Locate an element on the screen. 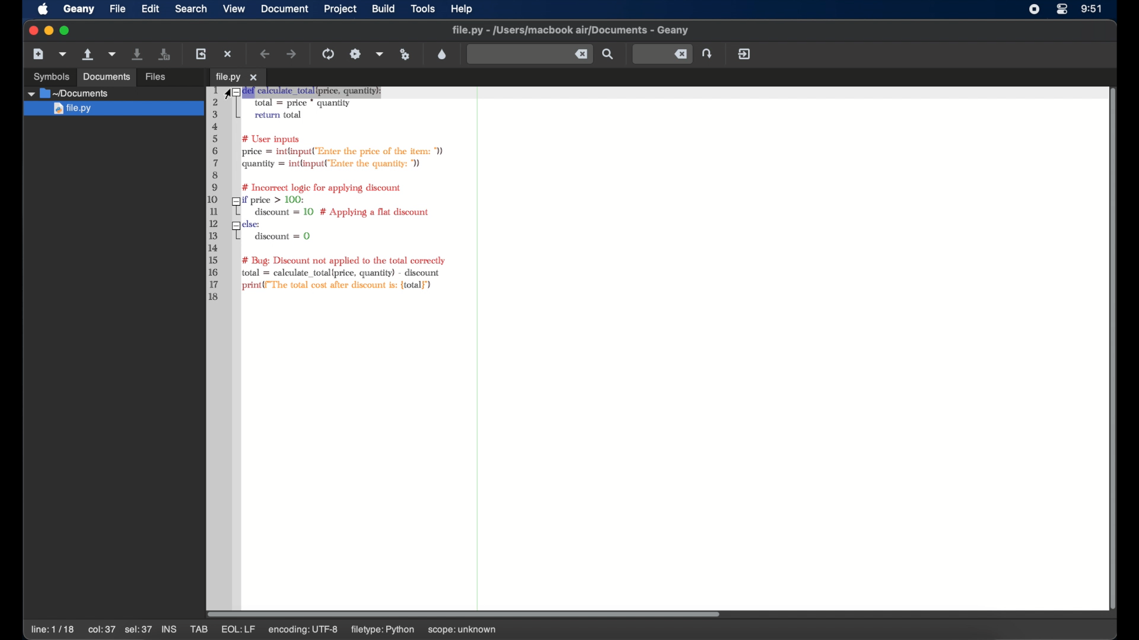 This screenshot has width=1139, height=640. choose more build actions is located at coordinates (380, 55).